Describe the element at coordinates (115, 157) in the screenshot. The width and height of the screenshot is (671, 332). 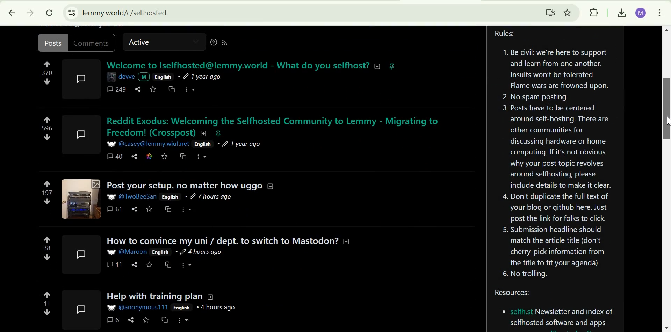
I see `40 comments` at that location.